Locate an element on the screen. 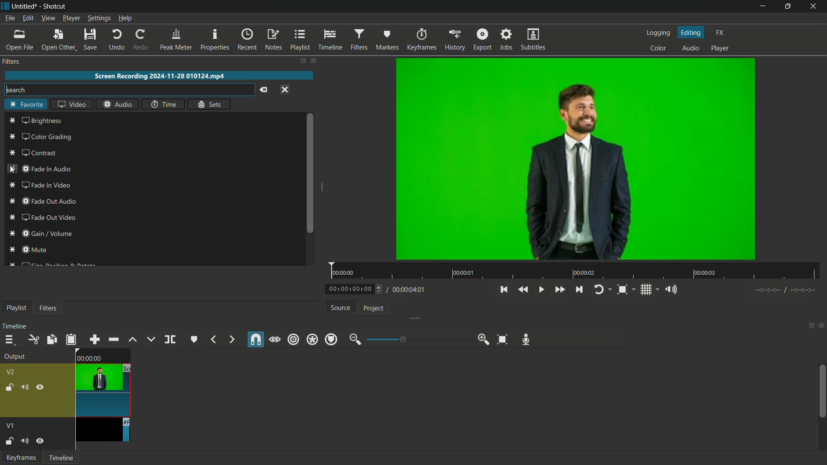 The width and height of the screenshot is (827, 465). skip to the previous point is located at coordinates (504, 290).